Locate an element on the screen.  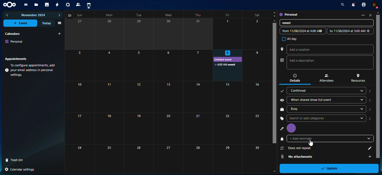
19 is located at coordinates (138, 129).